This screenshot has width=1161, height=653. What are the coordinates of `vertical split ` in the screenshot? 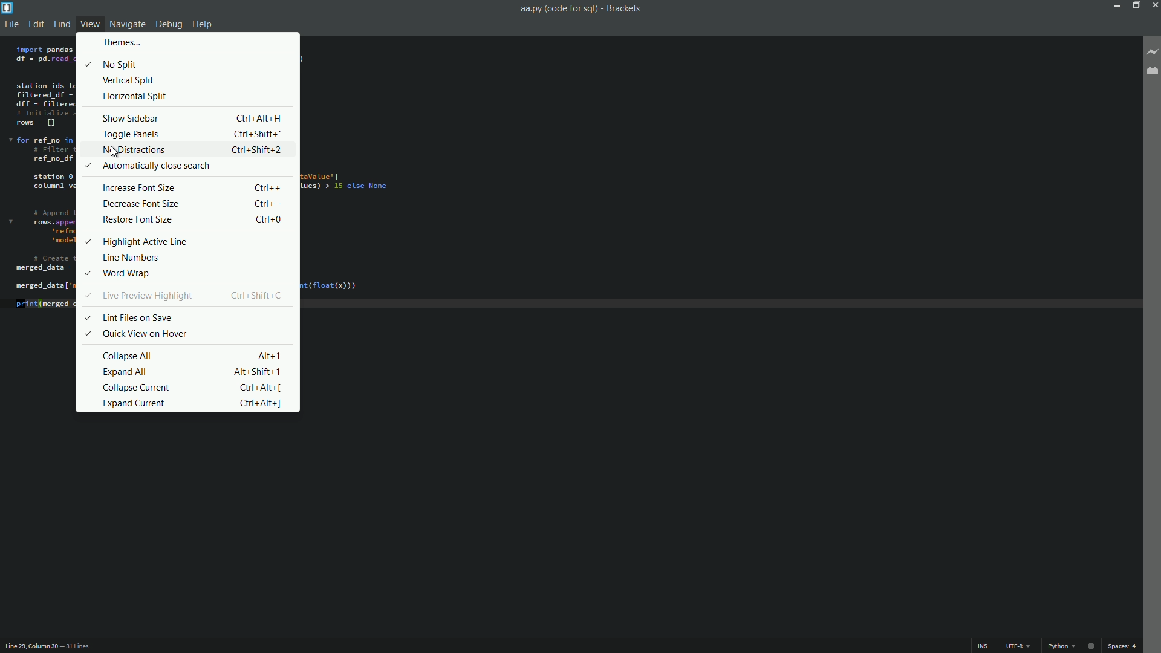 It's located at (191, 80).